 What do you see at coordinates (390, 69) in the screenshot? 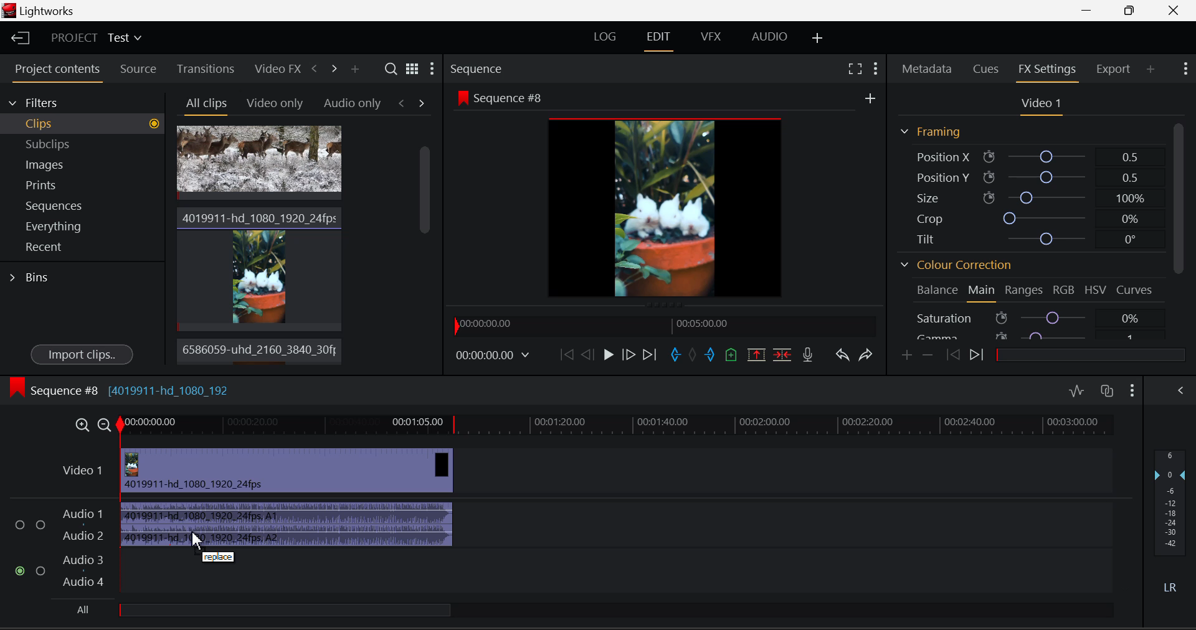
I see `Search` at bounding box center [390, 69].